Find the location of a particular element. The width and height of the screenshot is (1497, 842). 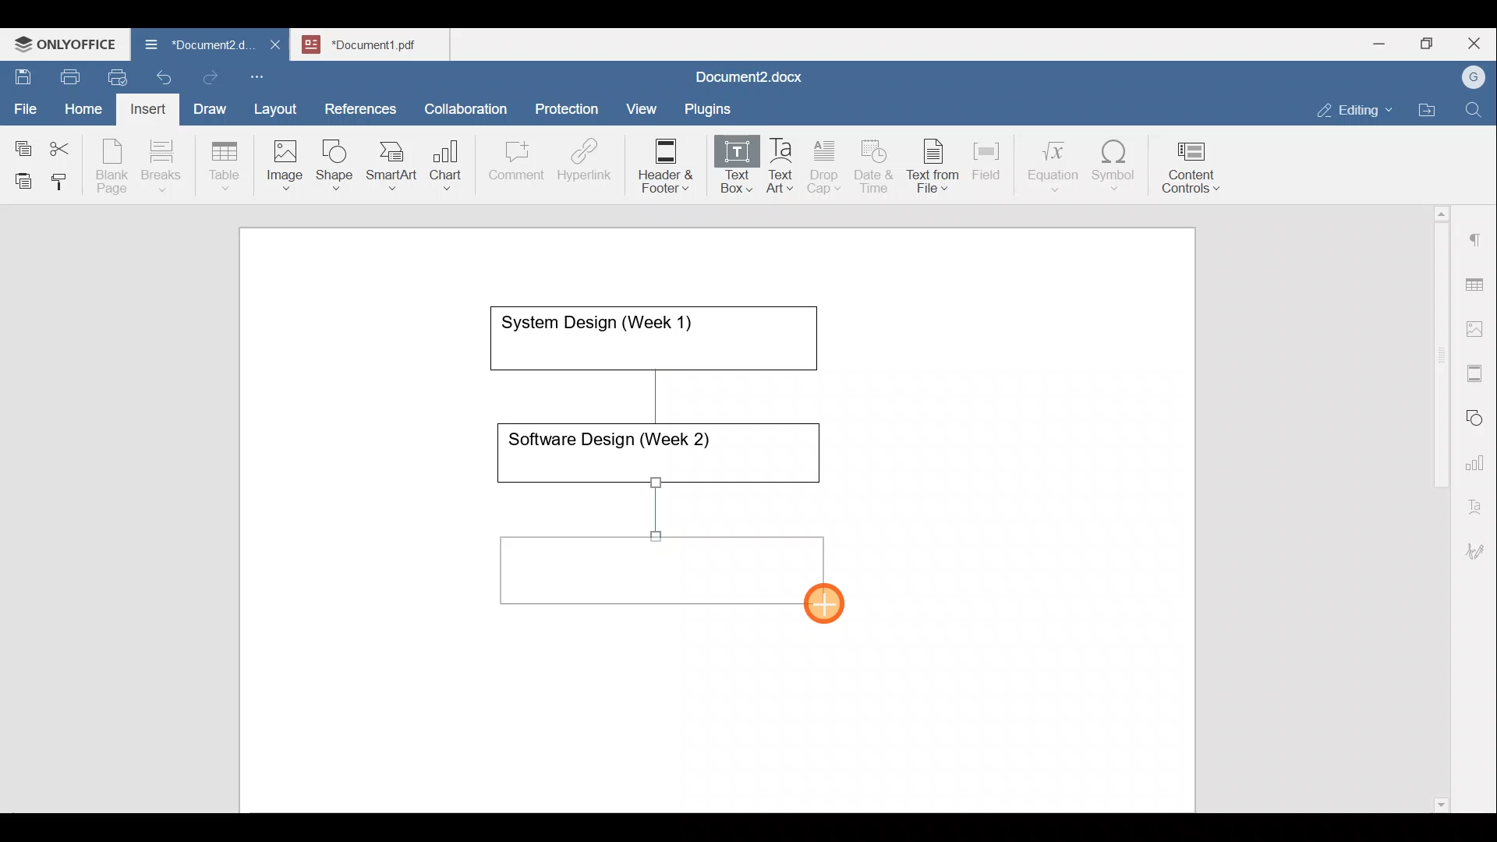

Account name is located at coordinates (1470, 78).